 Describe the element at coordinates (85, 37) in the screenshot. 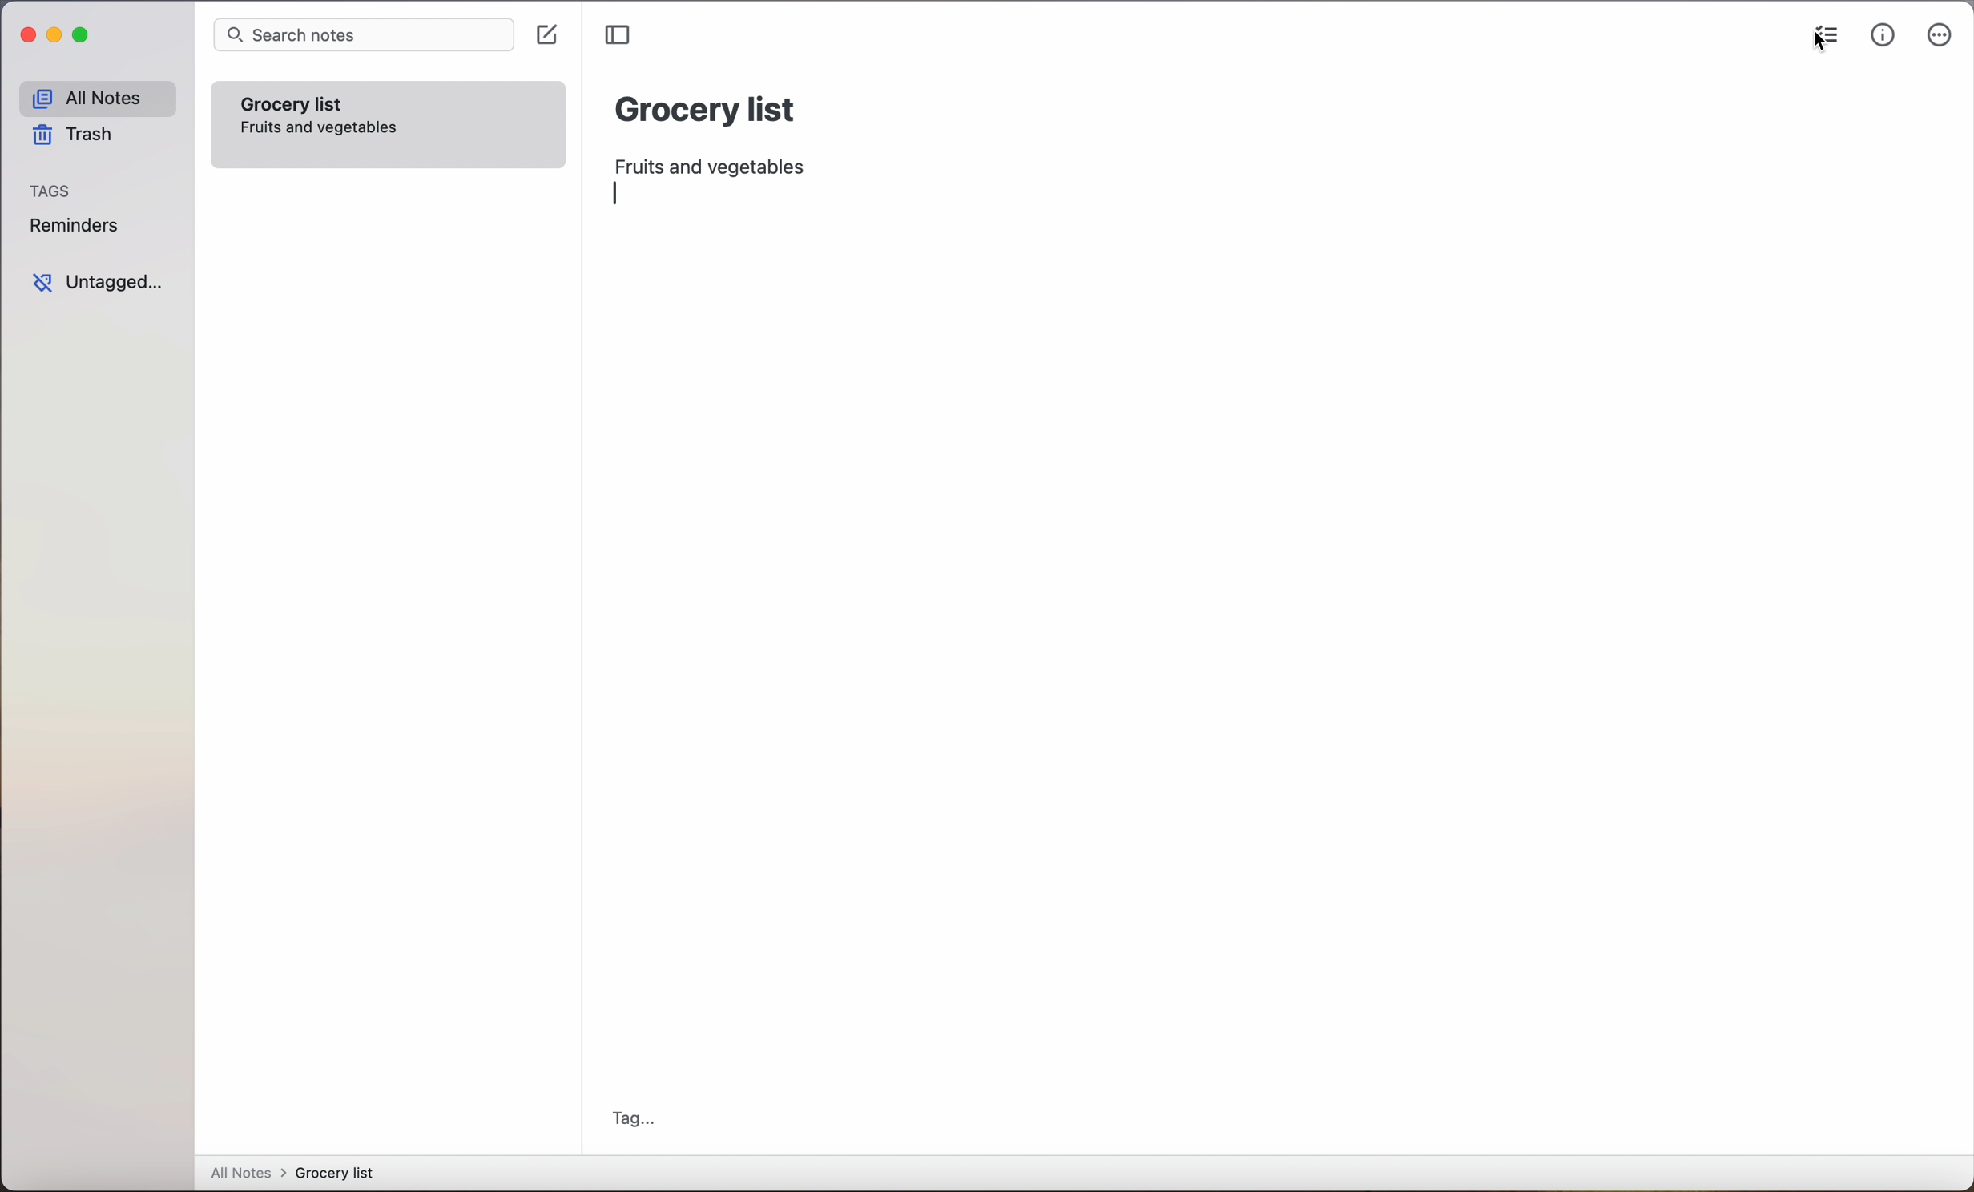

I see `maximize Simplenote` at that location.